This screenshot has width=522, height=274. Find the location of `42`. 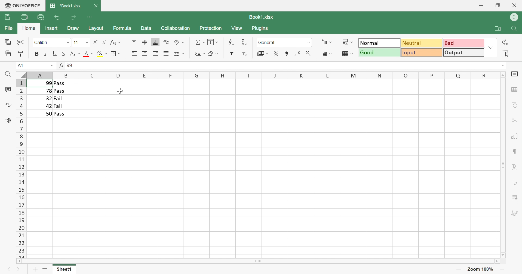

42 is located at coordinates (49, 106).